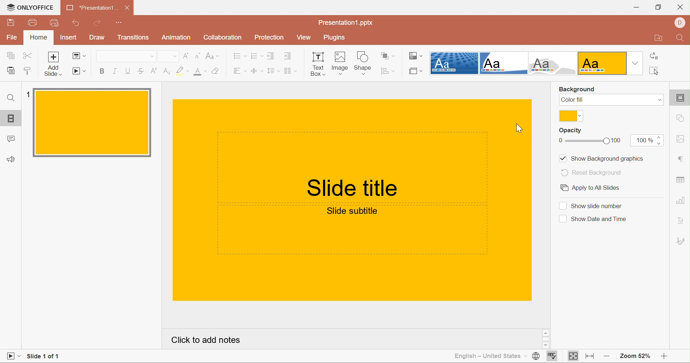 Image resolution: width=690 pixels, height=363 pixels. Describe the element at coordinates (340, 62) in the screenshot. I see `Image` at that location.